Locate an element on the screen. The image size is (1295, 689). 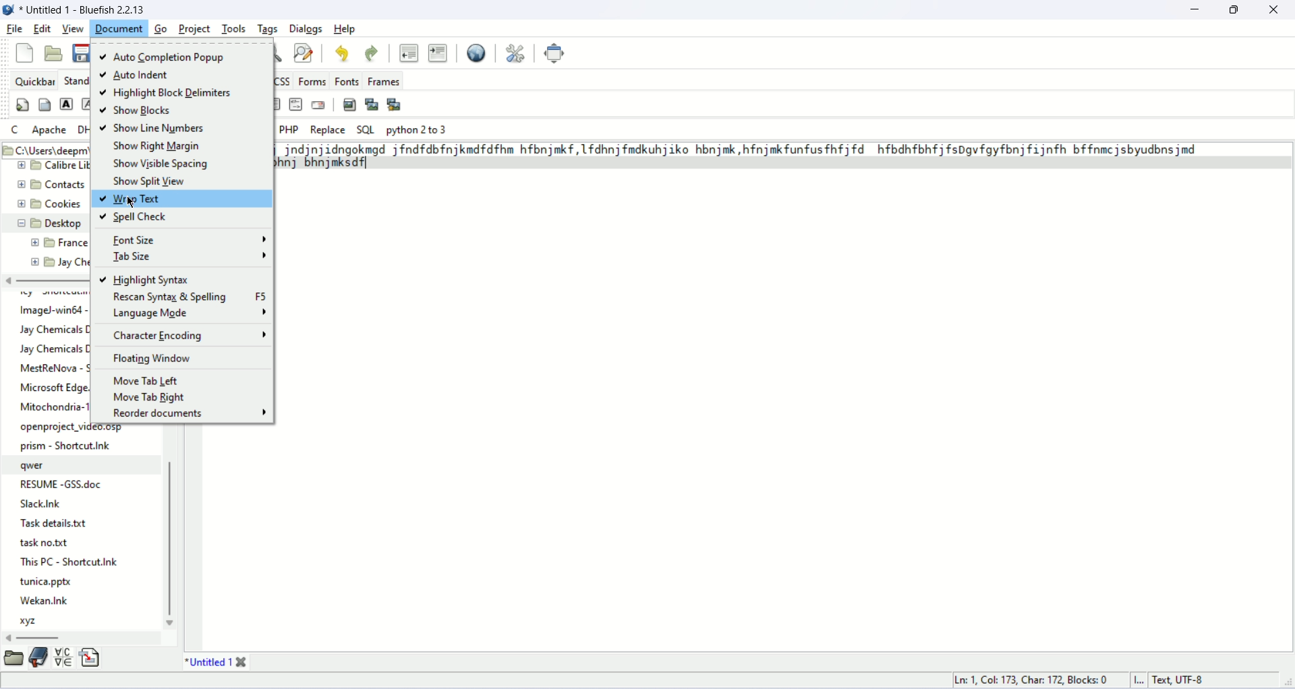
insert image is located at coordinates (348, 104).